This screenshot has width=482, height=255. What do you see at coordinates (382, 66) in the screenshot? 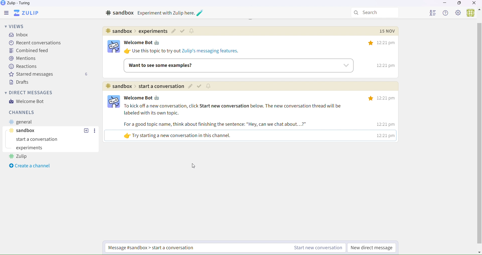
I see `12:21 pm` at bounding box center [382, 66].